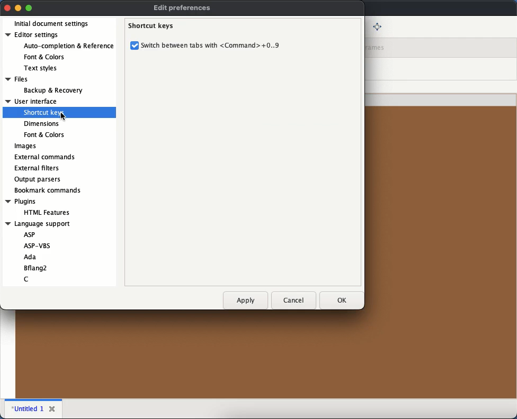 This screenshot has height=419, width=517. What do you see at coordinates (52, 24) in the screenshot?
I see `initial document settings` at bounding box center [52, 24].